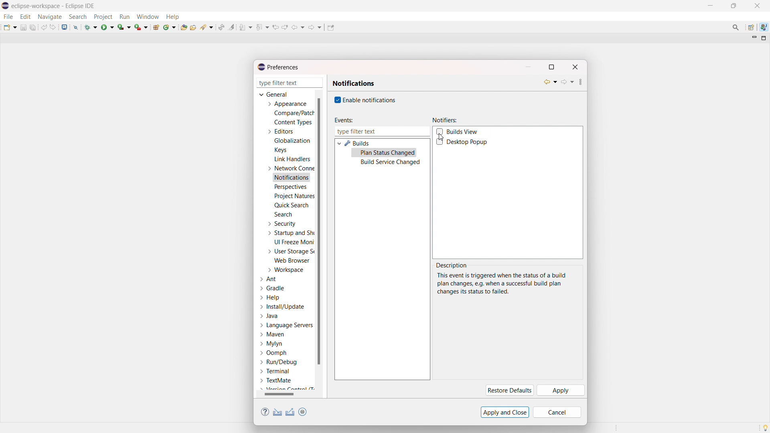 The image size is (770, 433). Describe the element at coordinates (262, 27) in the screenshot. I see `previous annotation` at that location.